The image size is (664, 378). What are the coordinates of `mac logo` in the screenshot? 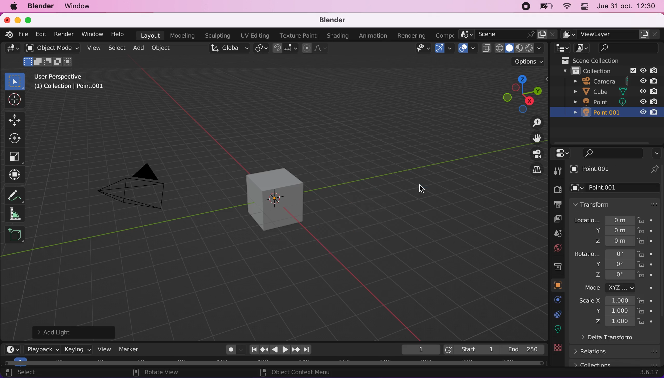 It's located at (15, 7).